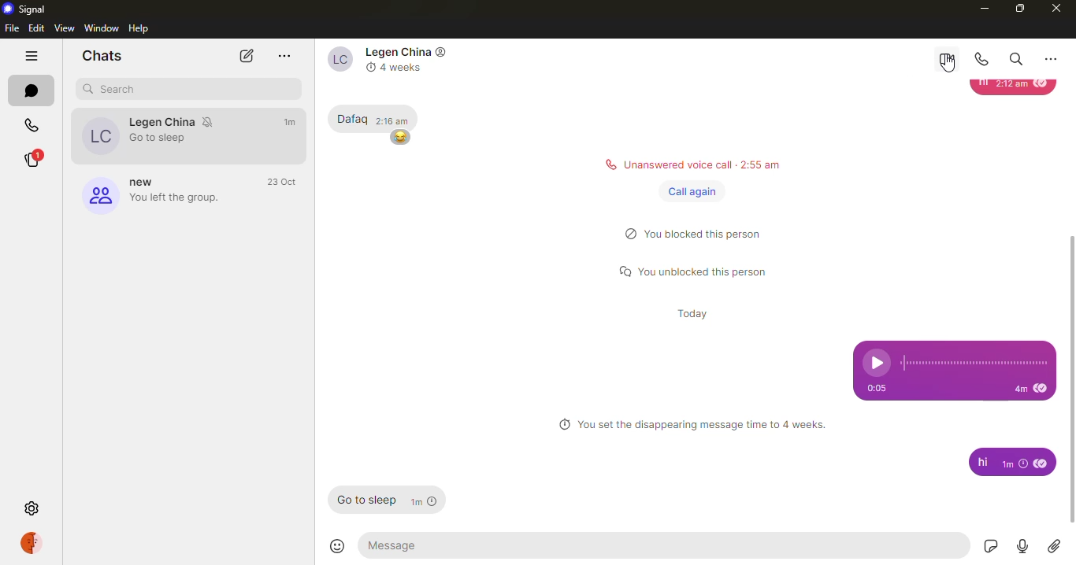 This screenshot has height=565, width=1076. Describe the element at coordinates (140, 29) in the screenshot. I see `help` at that location.